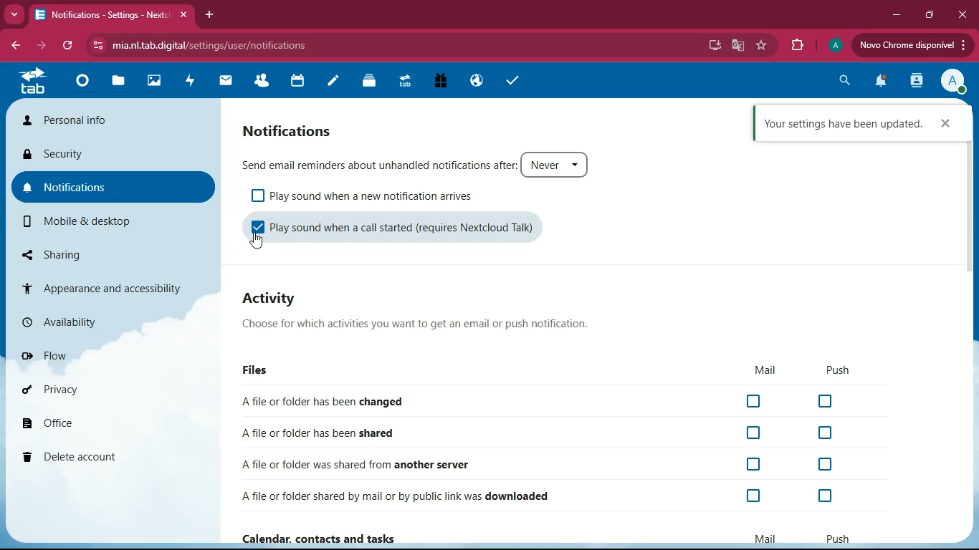 The height and width of the screenshot is (550, 979). Describe the element at coordinates (322, 537) in the screenshot. I see `Calendar ` at that location.